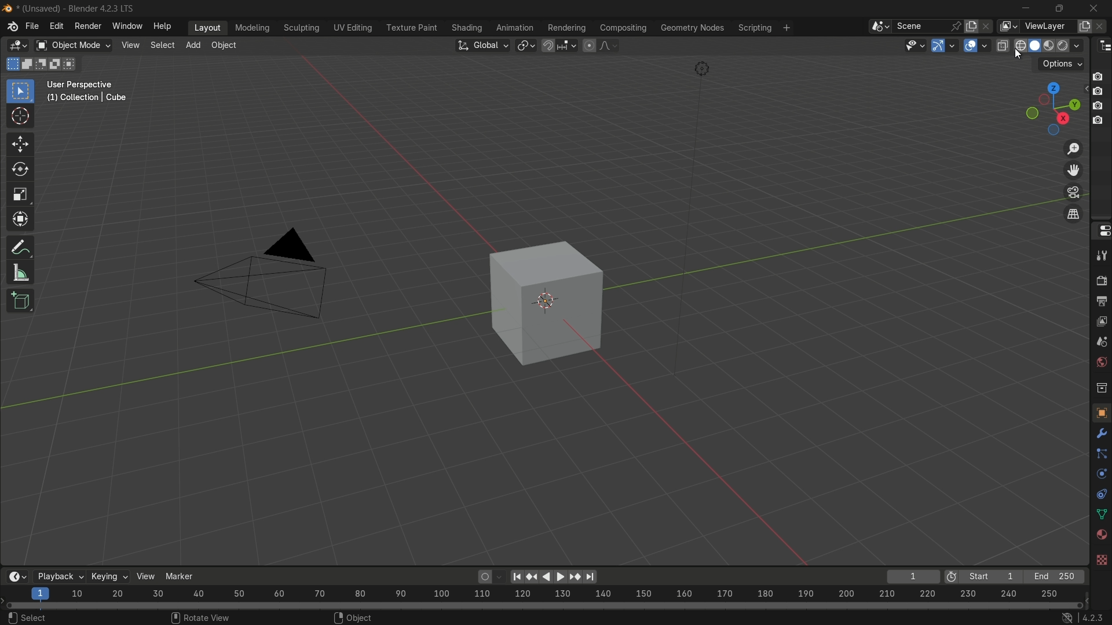 Image resolution: width=1112 pixels, height=625 pixels. Describe the element at coordinates (57, 26) in the screenshot. I see `edit menu` at that location.